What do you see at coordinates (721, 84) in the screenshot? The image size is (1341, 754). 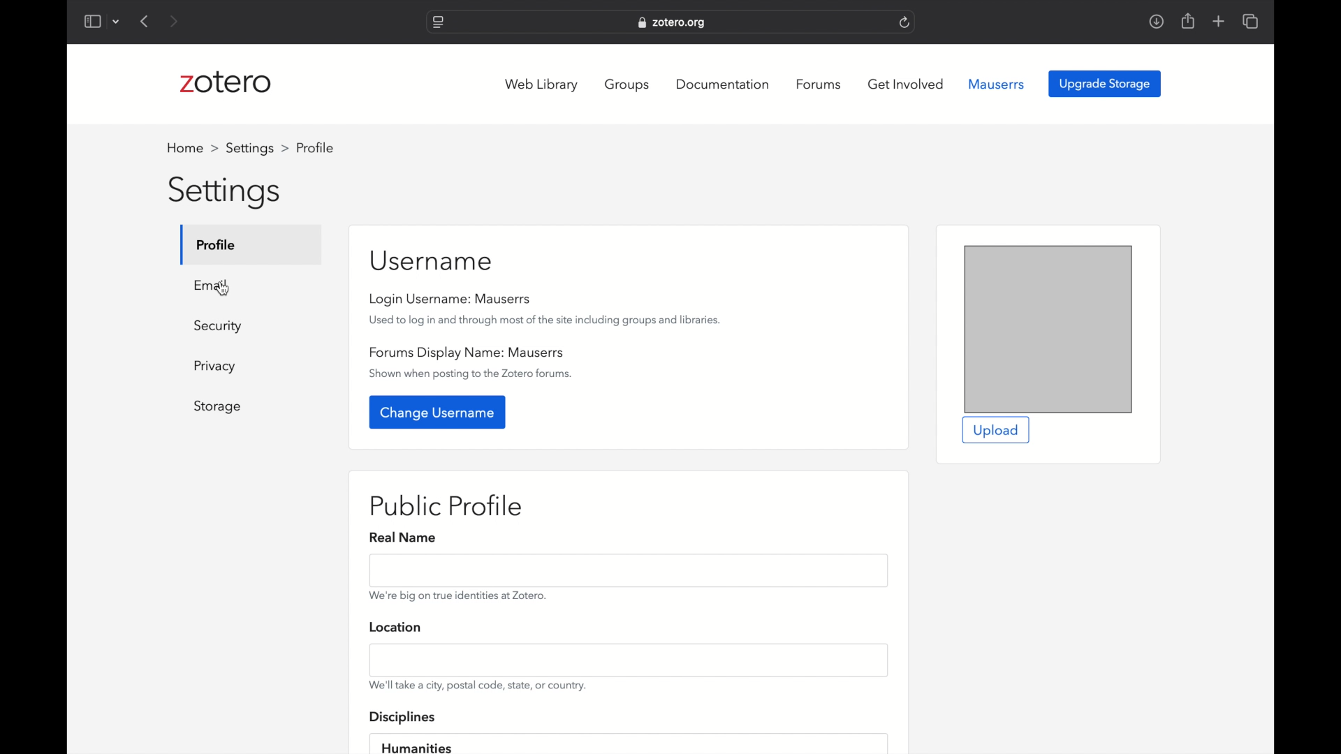 I see `documentation` at bounding box center [721, 84].